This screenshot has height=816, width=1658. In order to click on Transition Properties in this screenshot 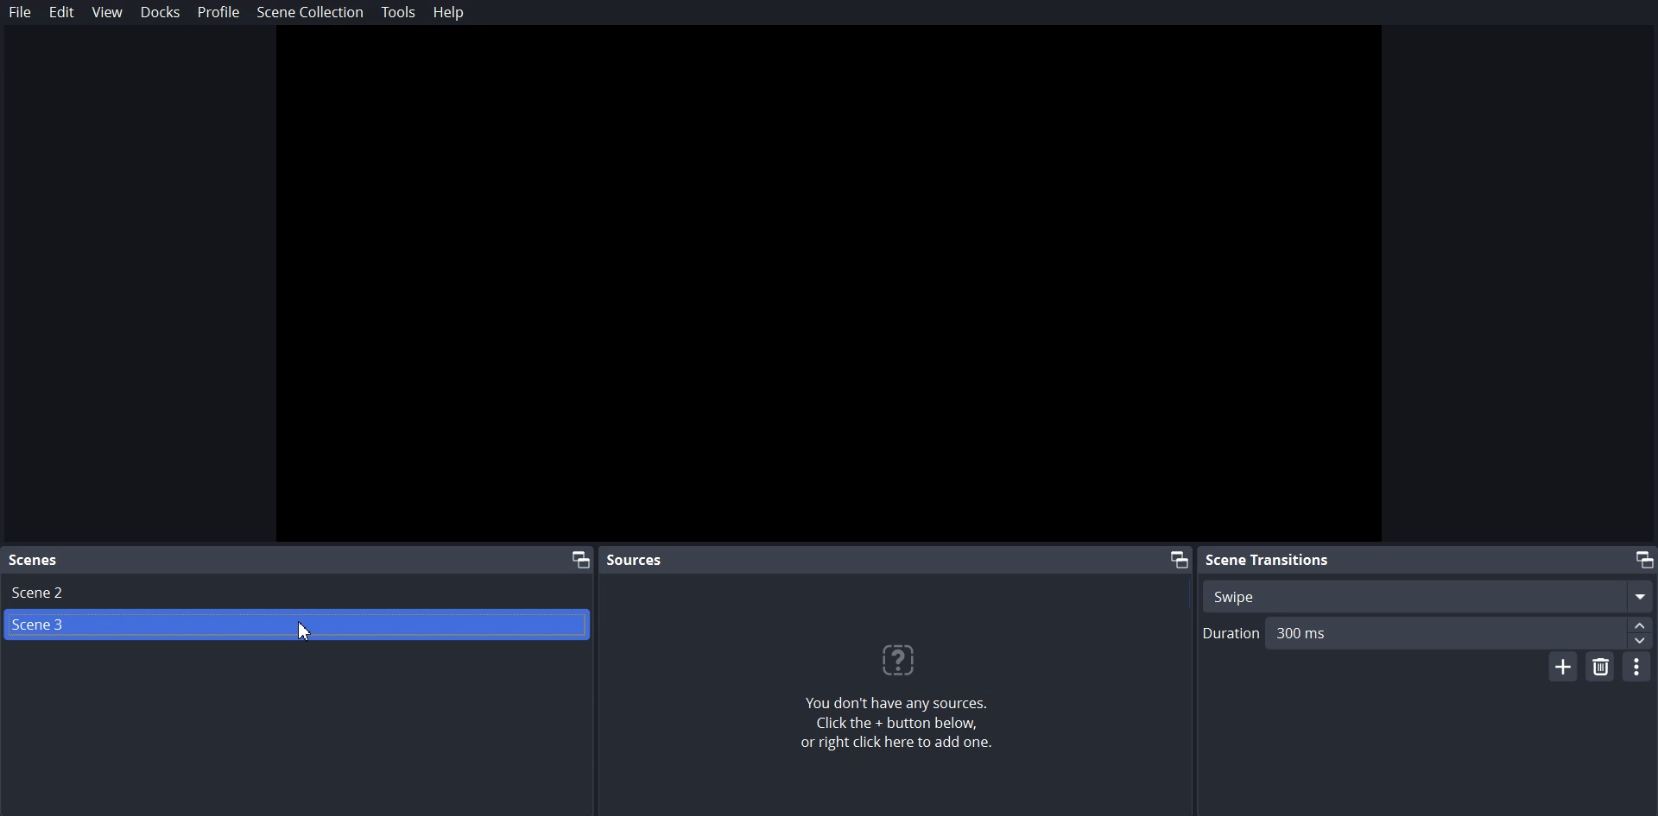, I will do `click(1642, 669)`.